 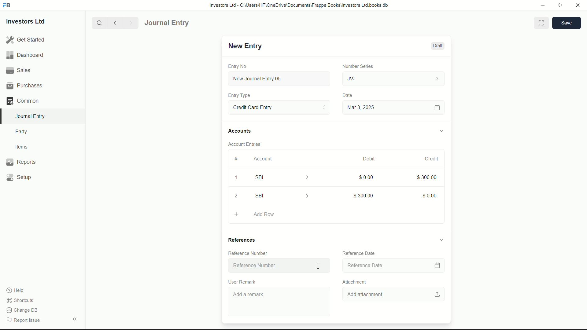 What do you see at coordinates (355, 66) in the screenshot?
I see `Number Series` at bounding box center [355, 66].